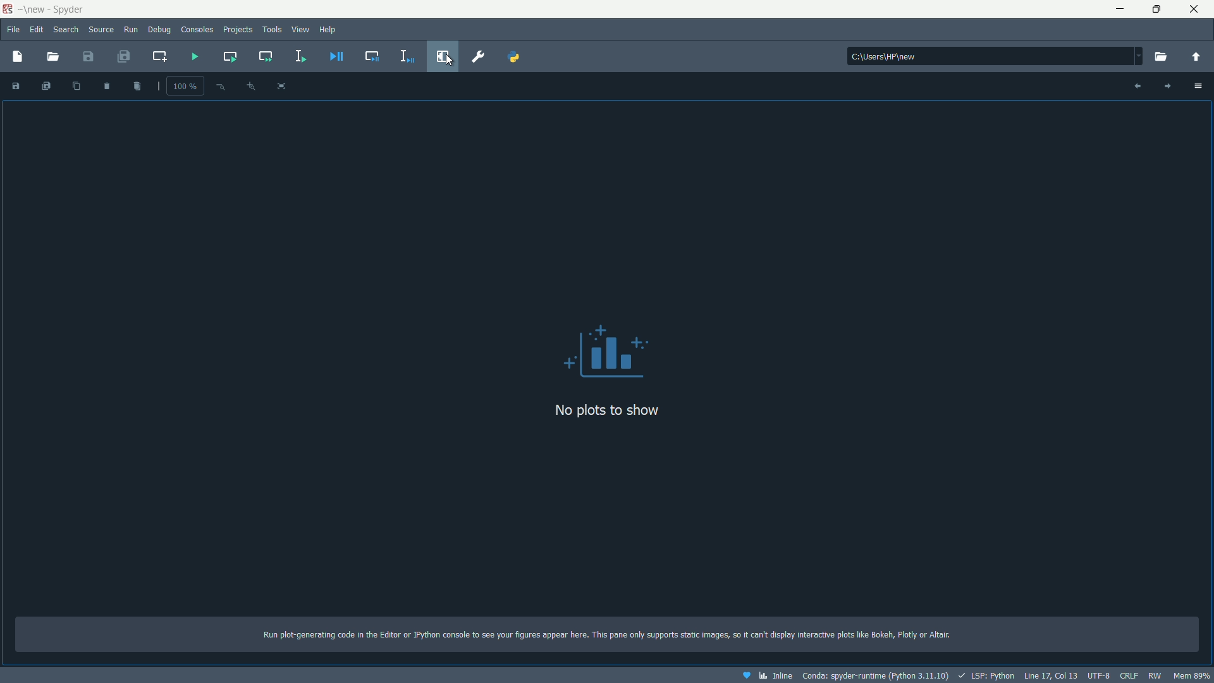 The height and width of the screenshot is (683, 1214). I want to click on debug cell, so click(371, 56).